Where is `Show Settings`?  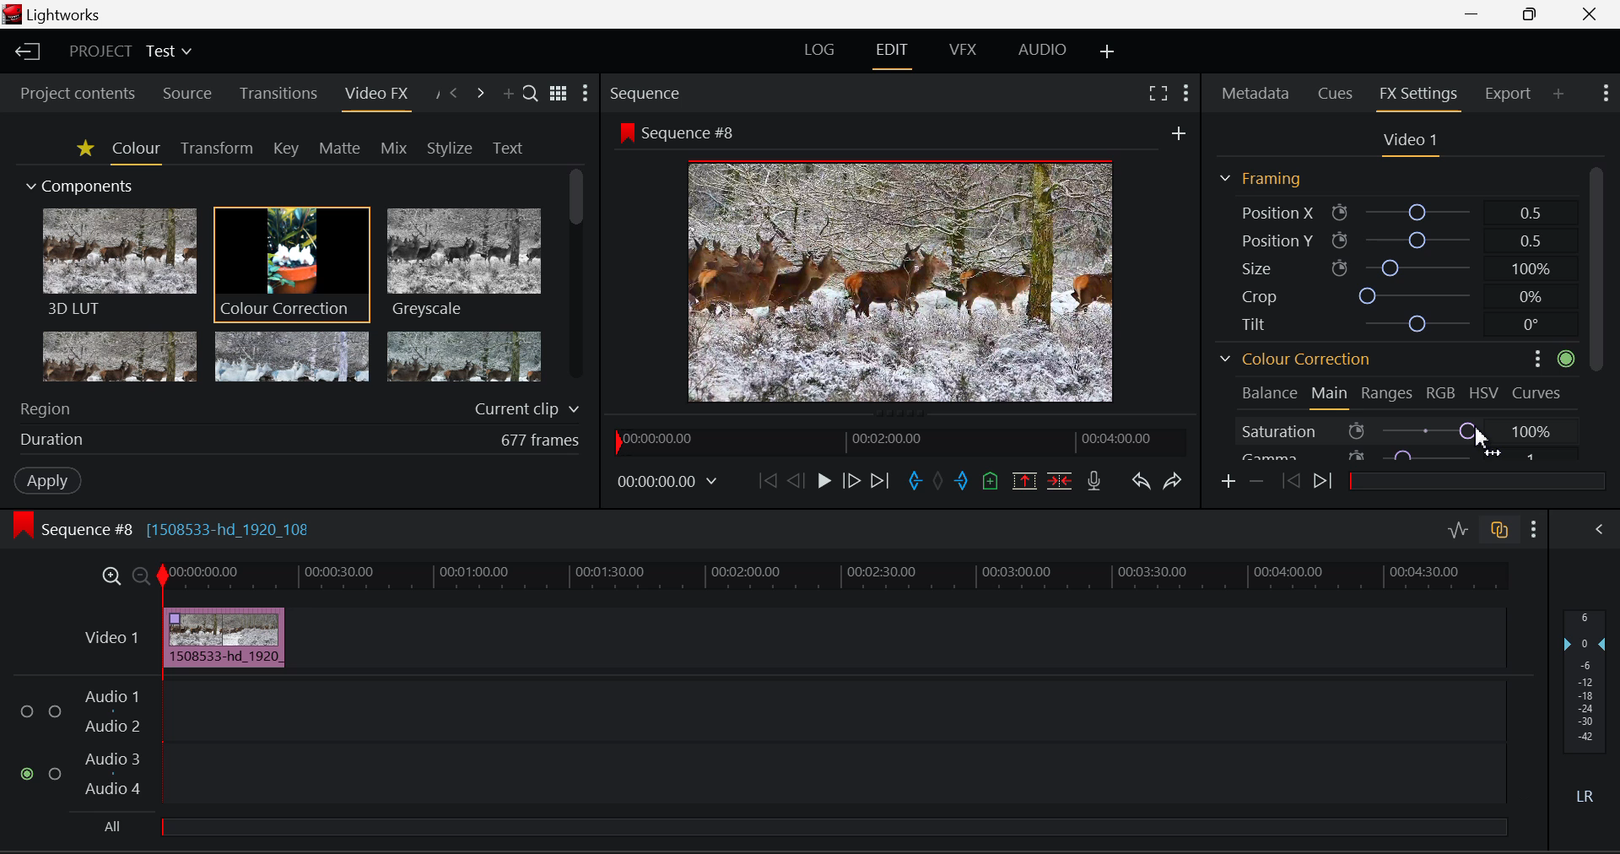
Show Settings is located at coordinates (586, 93).